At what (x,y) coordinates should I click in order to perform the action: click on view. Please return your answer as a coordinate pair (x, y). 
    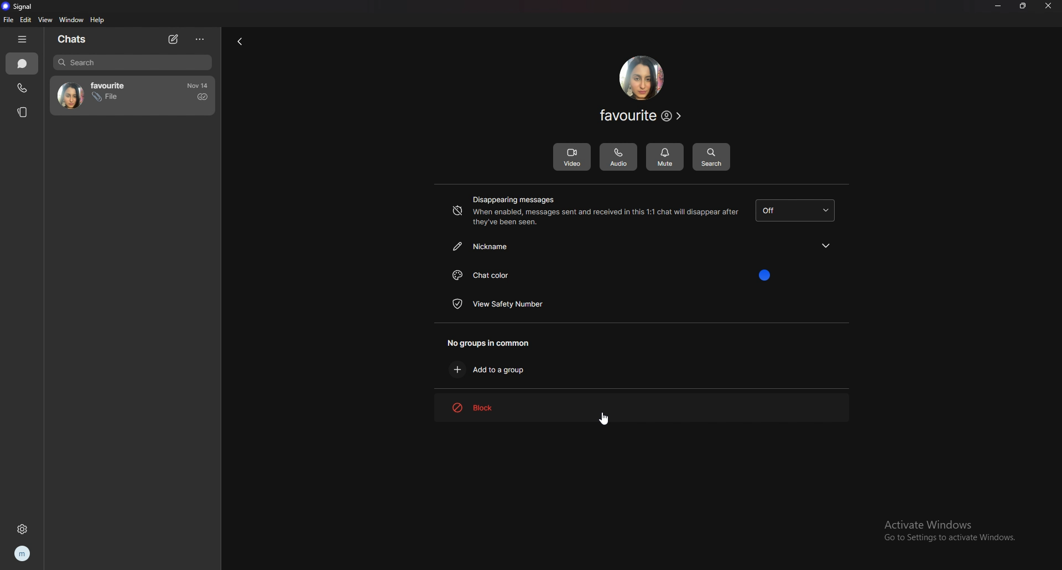
    Looking at the image, I should click on (46, 19).